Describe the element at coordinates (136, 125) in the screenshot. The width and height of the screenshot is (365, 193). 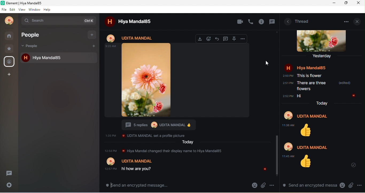
I see `5 replies` at that location.